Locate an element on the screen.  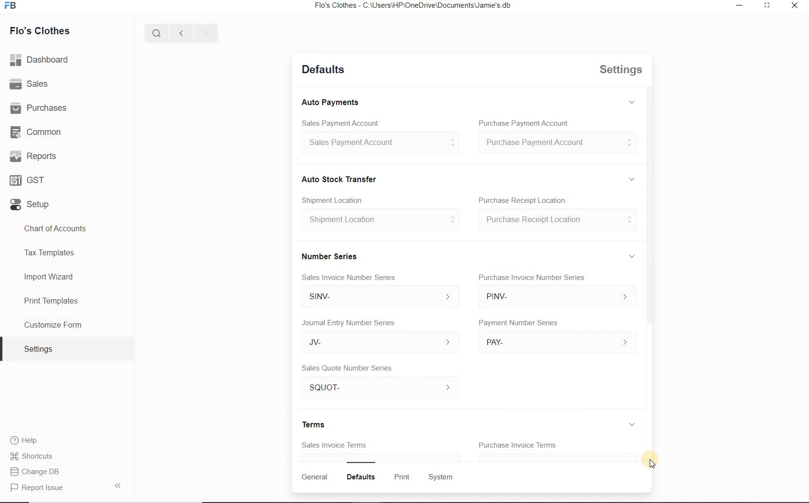
Flo's Clothes is located at coordinates (39, 32).